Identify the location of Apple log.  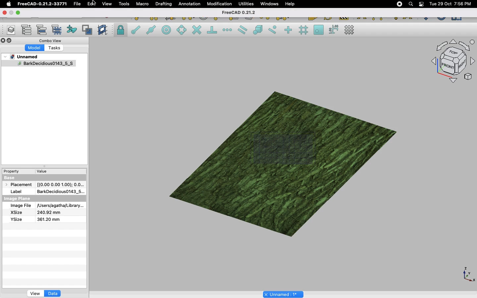
(9, 4).